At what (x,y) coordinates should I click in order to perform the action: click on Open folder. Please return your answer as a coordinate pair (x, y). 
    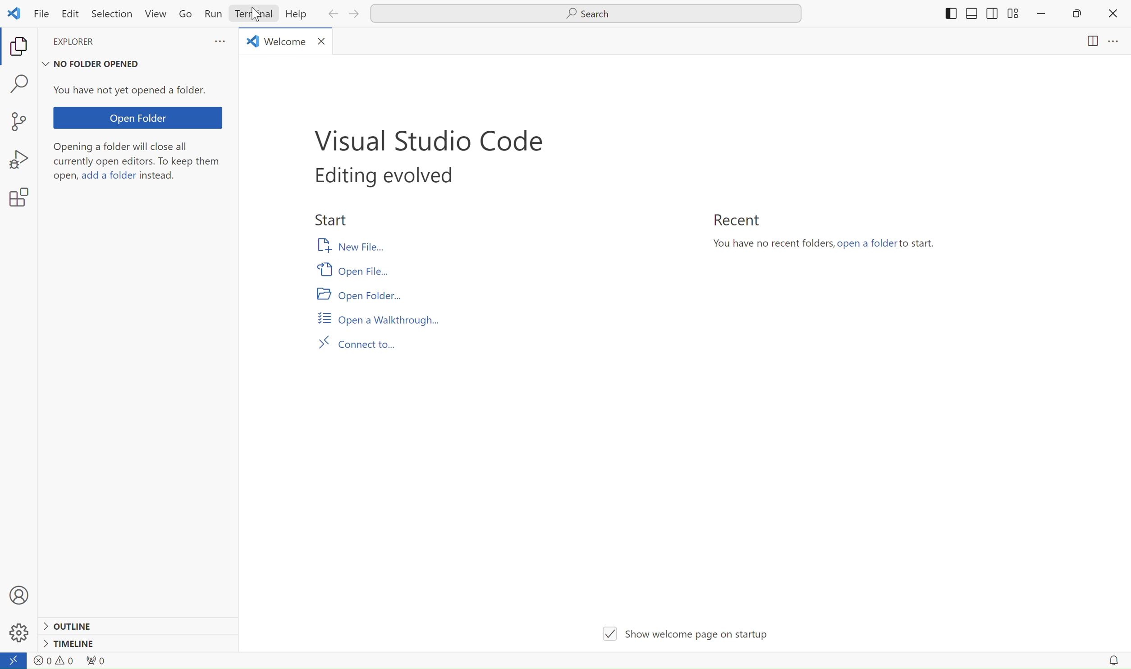
    Looking at the image, I should click on (357, 294).